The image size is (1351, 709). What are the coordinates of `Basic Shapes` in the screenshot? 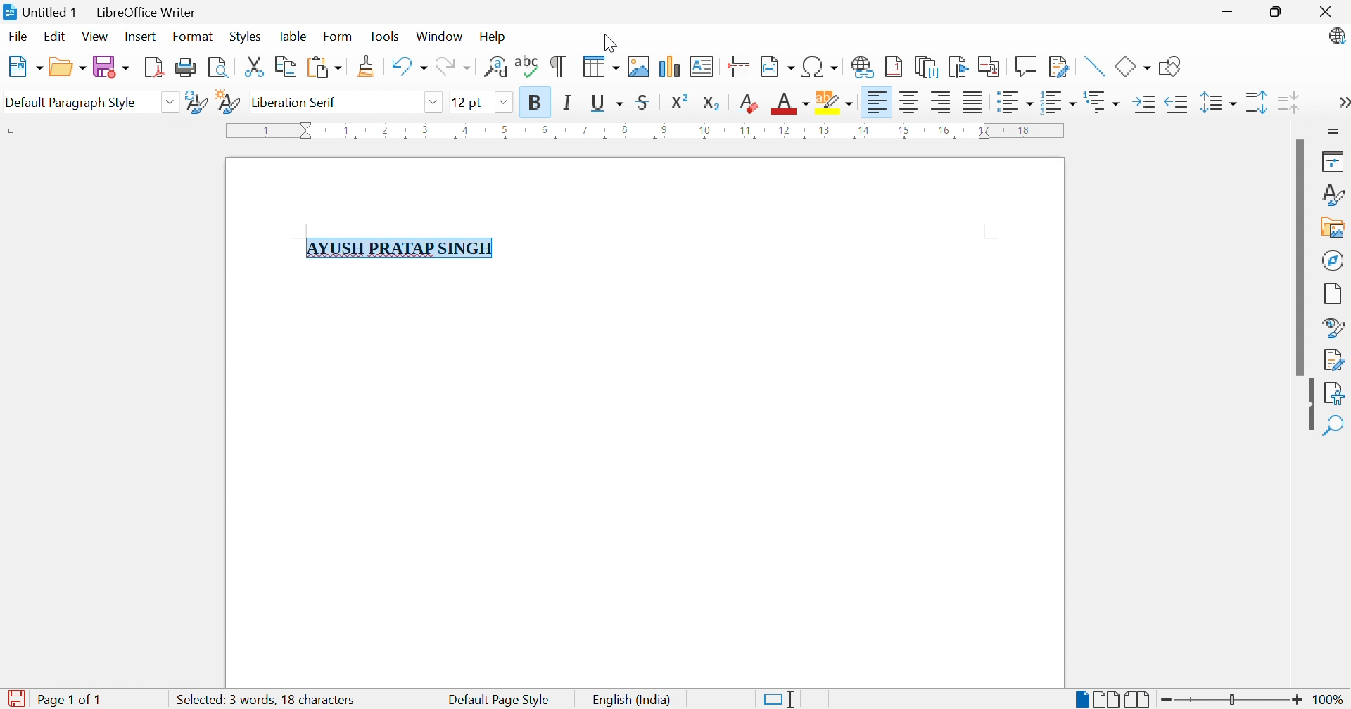 It's located at (1132, 65).